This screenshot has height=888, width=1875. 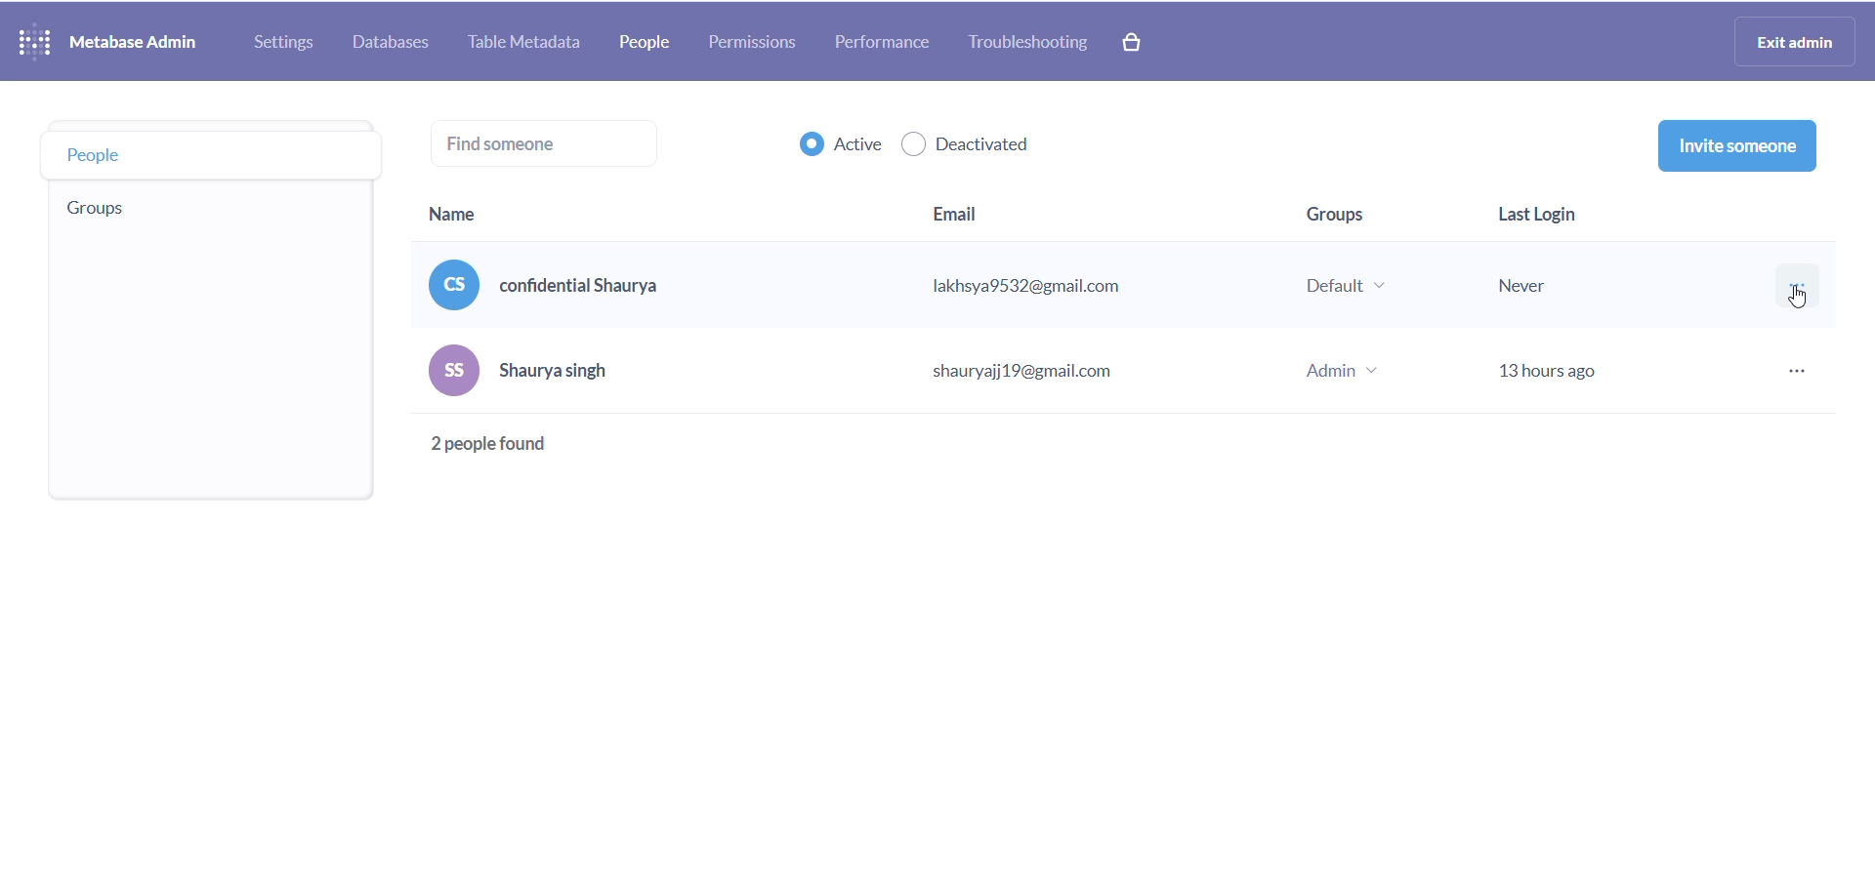 I want to click on active checkbox, so click(x=837, y=145).